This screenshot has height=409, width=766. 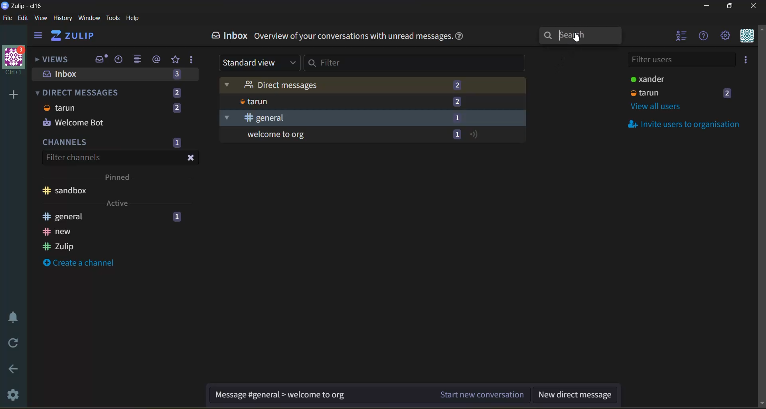 I want to click on view all users, so click(x=657, y=107).